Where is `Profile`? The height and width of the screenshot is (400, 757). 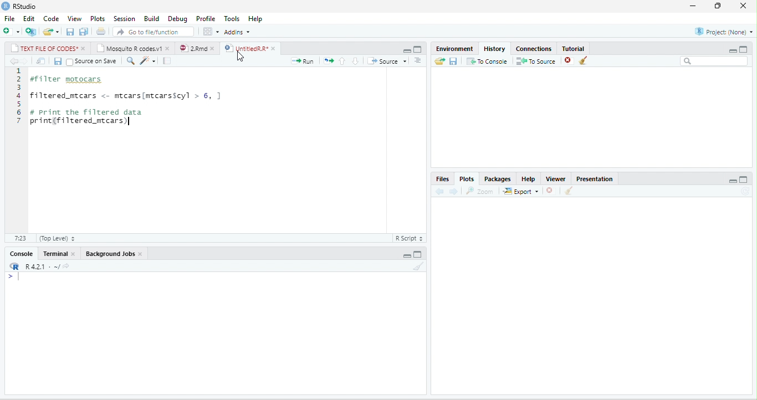 Profile is located at coordinates (206, 19).